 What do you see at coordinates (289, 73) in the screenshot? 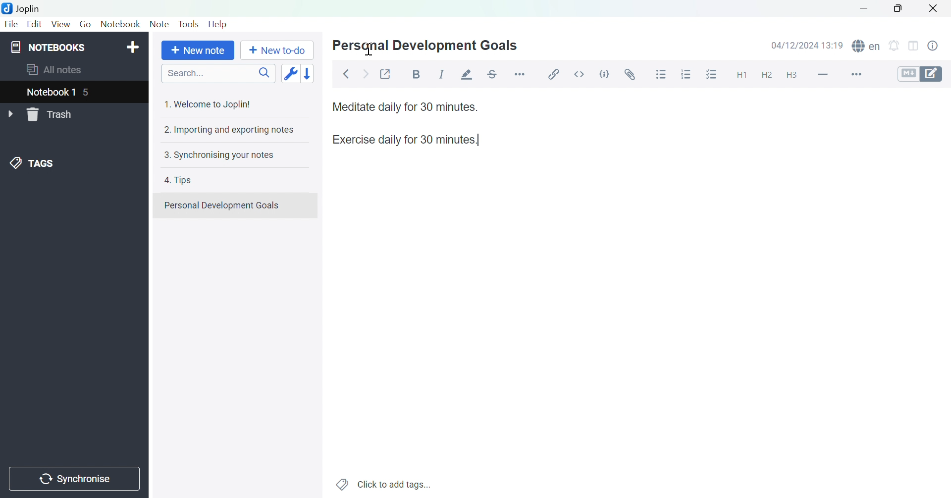
I see `Toggle sort order field` at bounding box center [289, 73].